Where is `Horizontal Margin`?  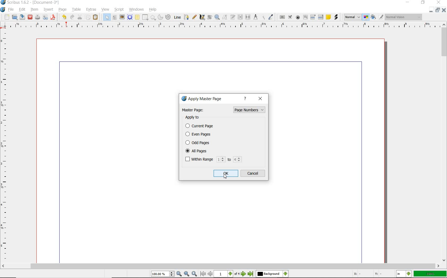 Horizontal Margin is located at coordinates (224, 26).